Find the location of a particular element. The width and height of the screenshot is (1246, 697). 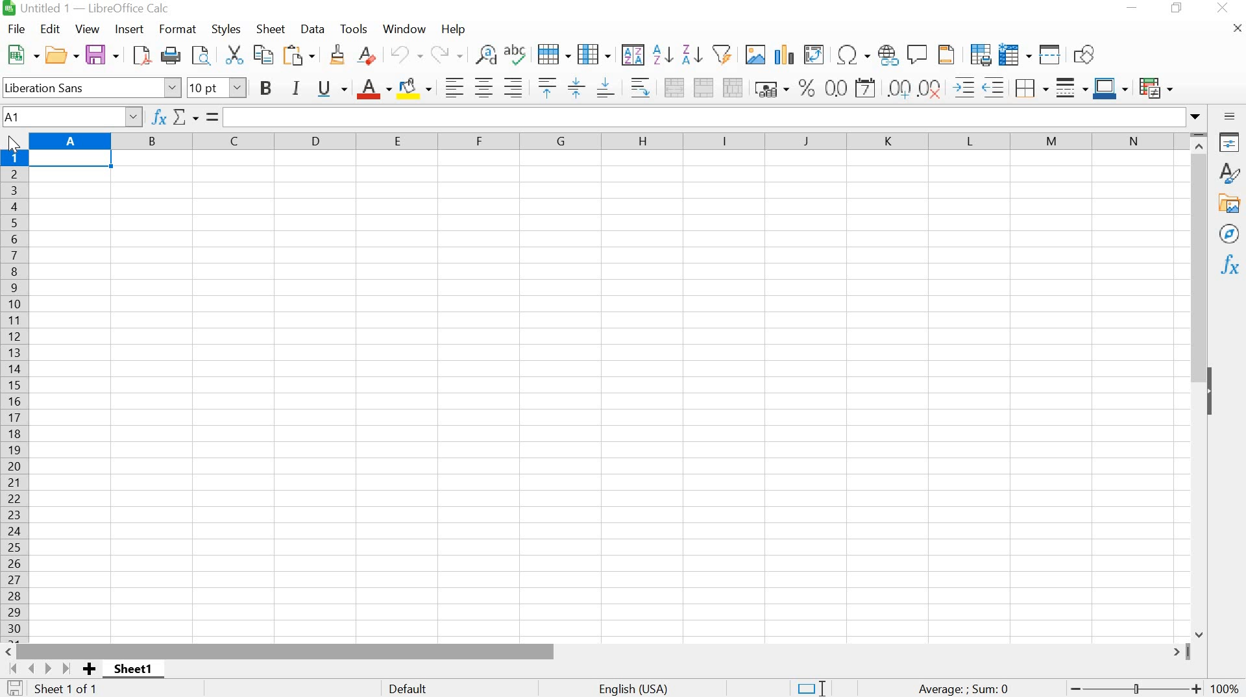

CLOSE DOCUMENT is located at coordinates (1235, 31).